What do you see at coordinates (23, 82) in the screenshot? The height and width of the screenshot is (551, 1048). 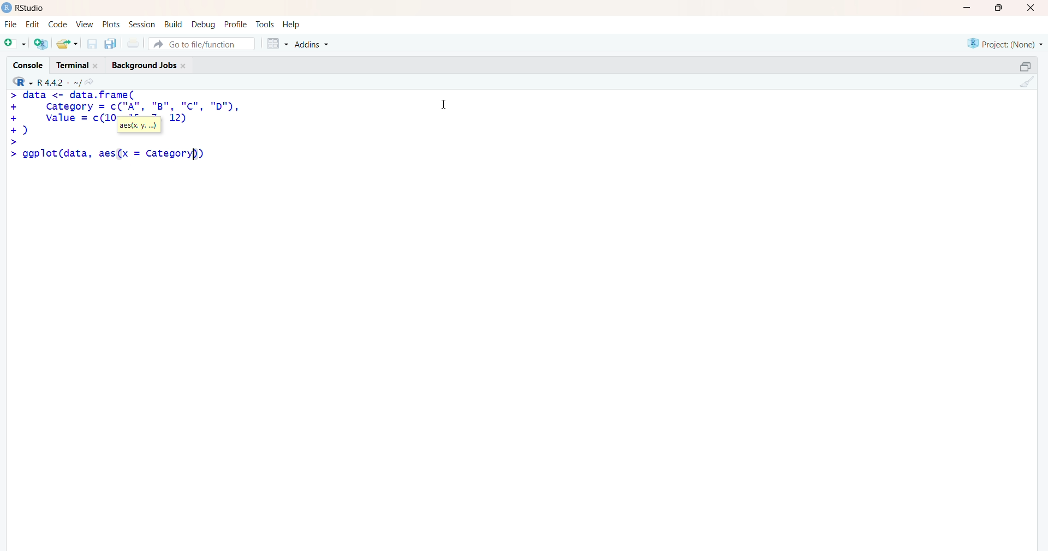 I see `R language` at bounding box center [23, 82].